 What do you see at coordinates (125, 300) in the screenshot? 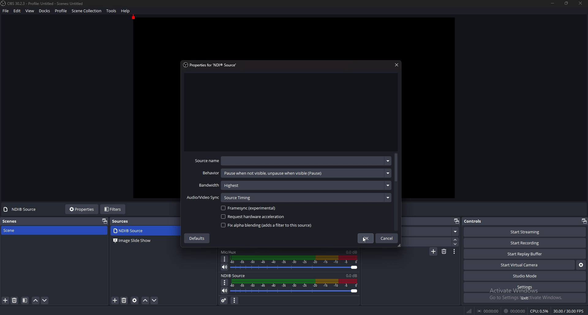
I see `remove source` at bounding box center [125, 300].